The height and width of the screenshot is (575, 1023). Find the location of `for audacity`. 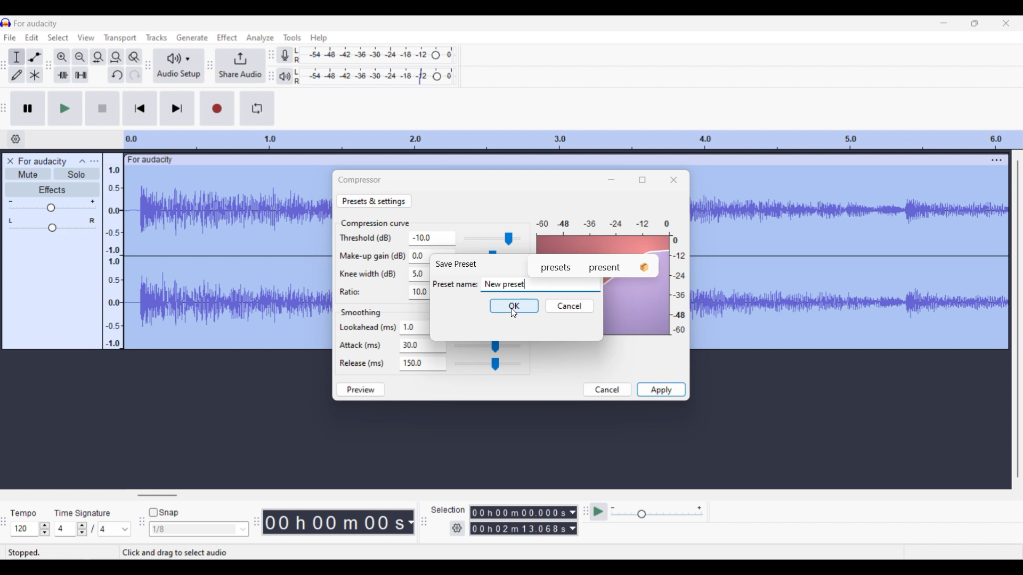

for audacity is located at coordinates (153, 160).